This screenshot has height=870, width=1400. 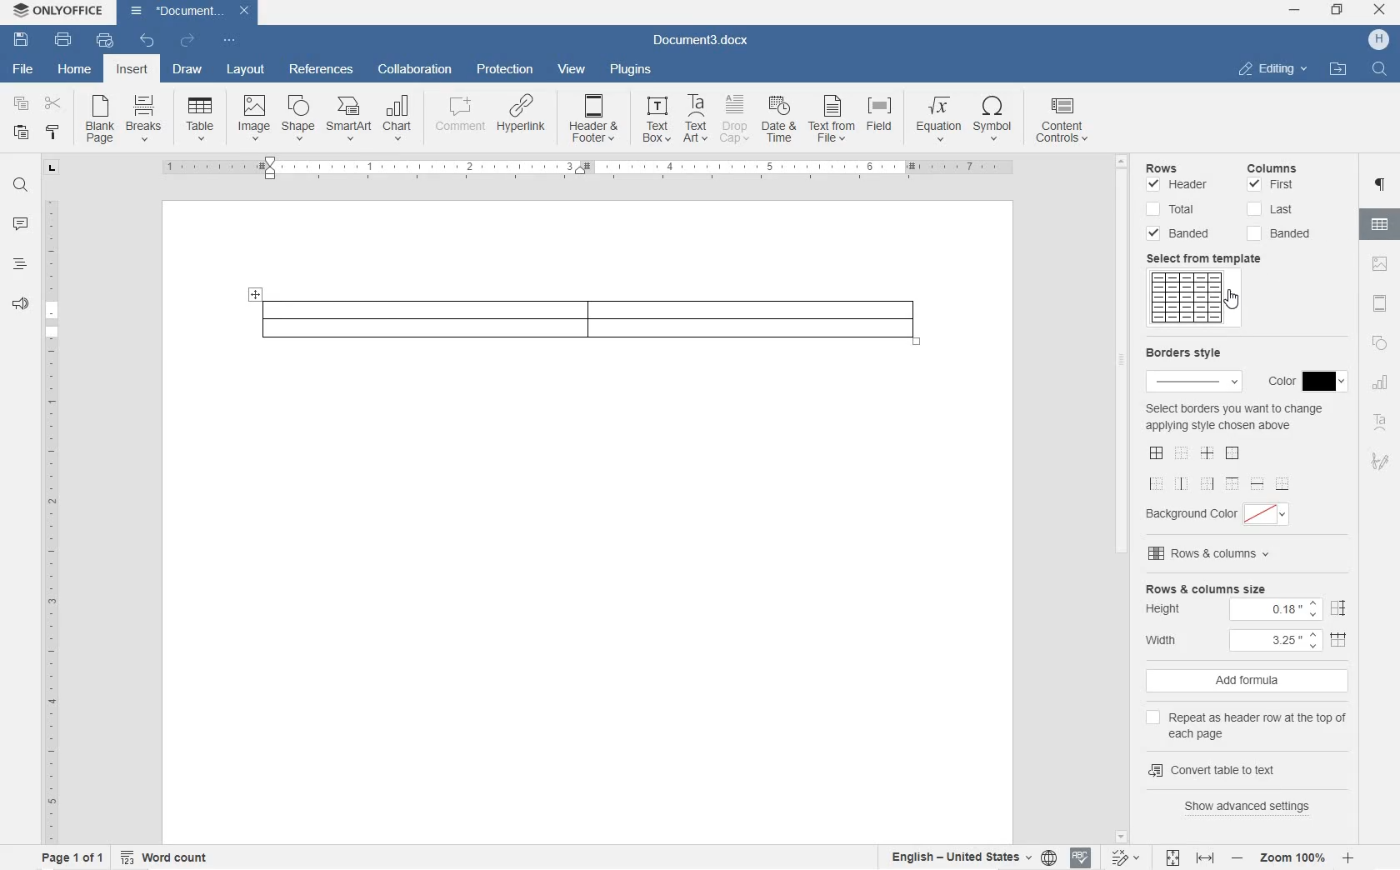 I want to click on Drop Cap, so click(x=735, y=119).